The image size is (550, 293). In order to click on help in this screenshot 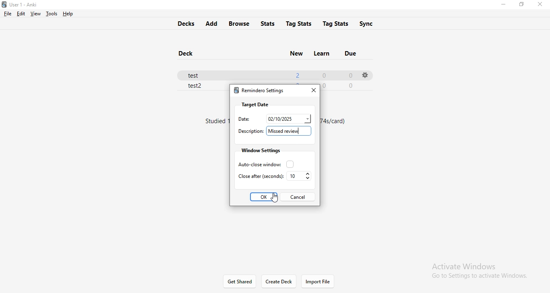, I will do `click(67, 14)`.